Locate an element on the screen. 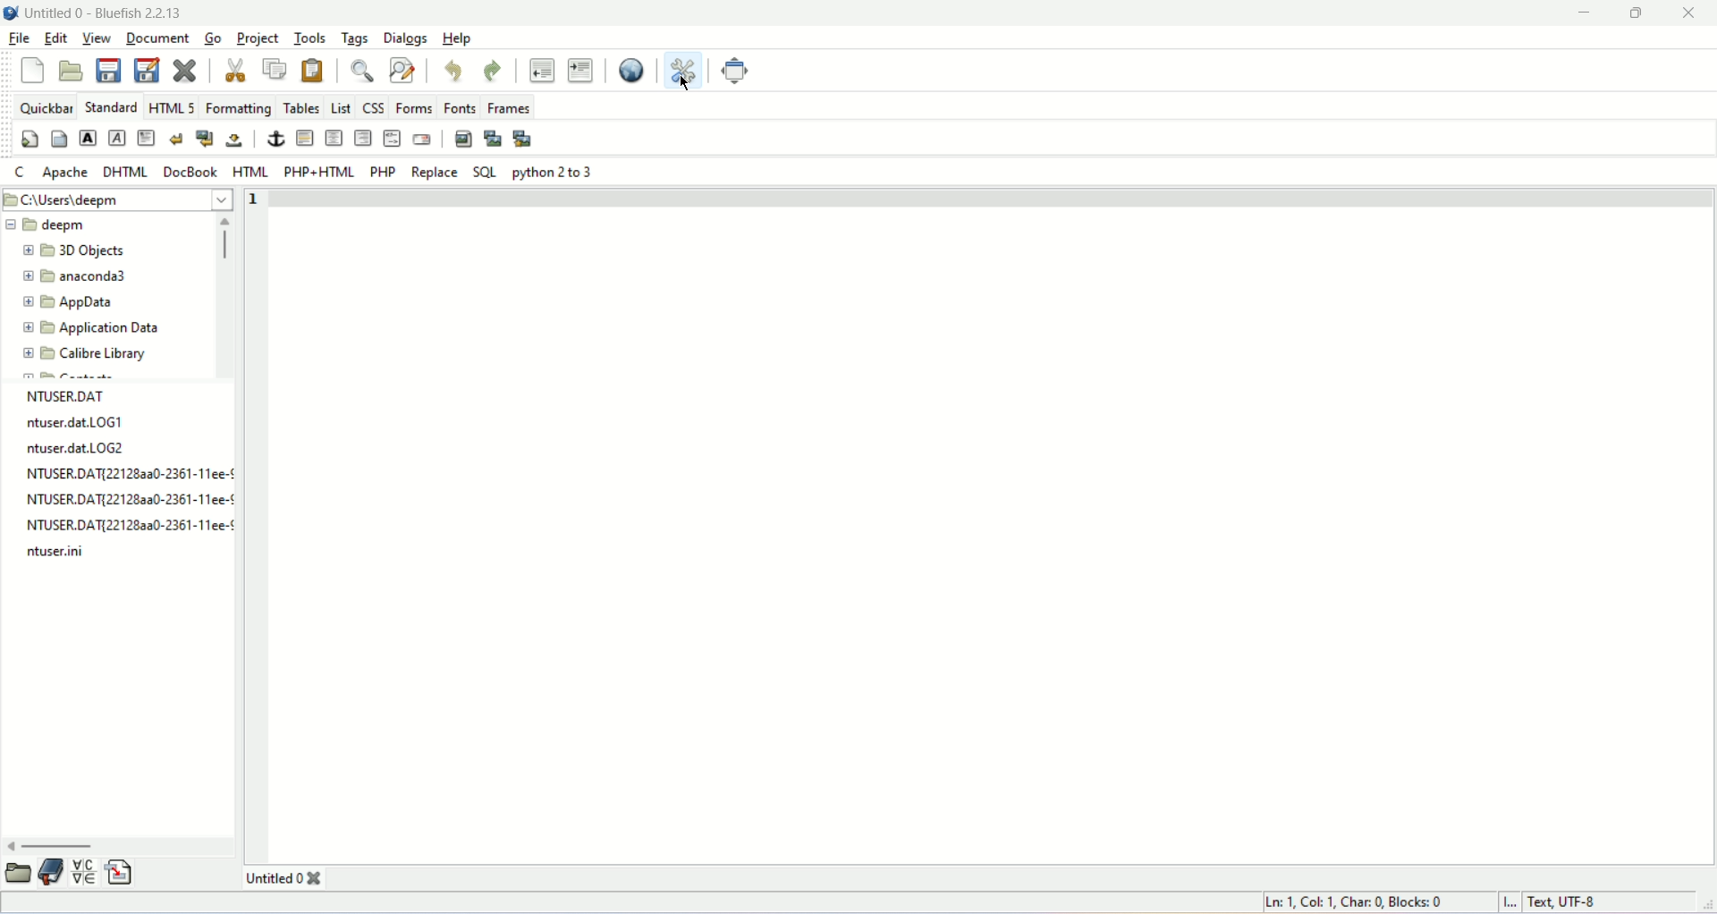 The image size is (1717, 914). body is located at coordinates (60, 138).